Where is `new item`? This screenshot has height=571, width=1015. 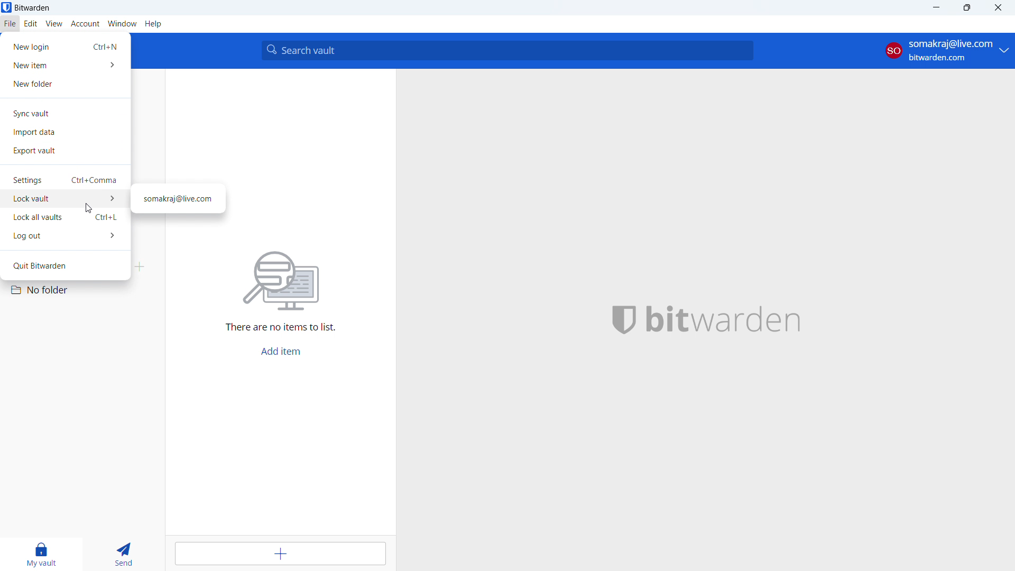
new item is located at coordinates (66, 66).